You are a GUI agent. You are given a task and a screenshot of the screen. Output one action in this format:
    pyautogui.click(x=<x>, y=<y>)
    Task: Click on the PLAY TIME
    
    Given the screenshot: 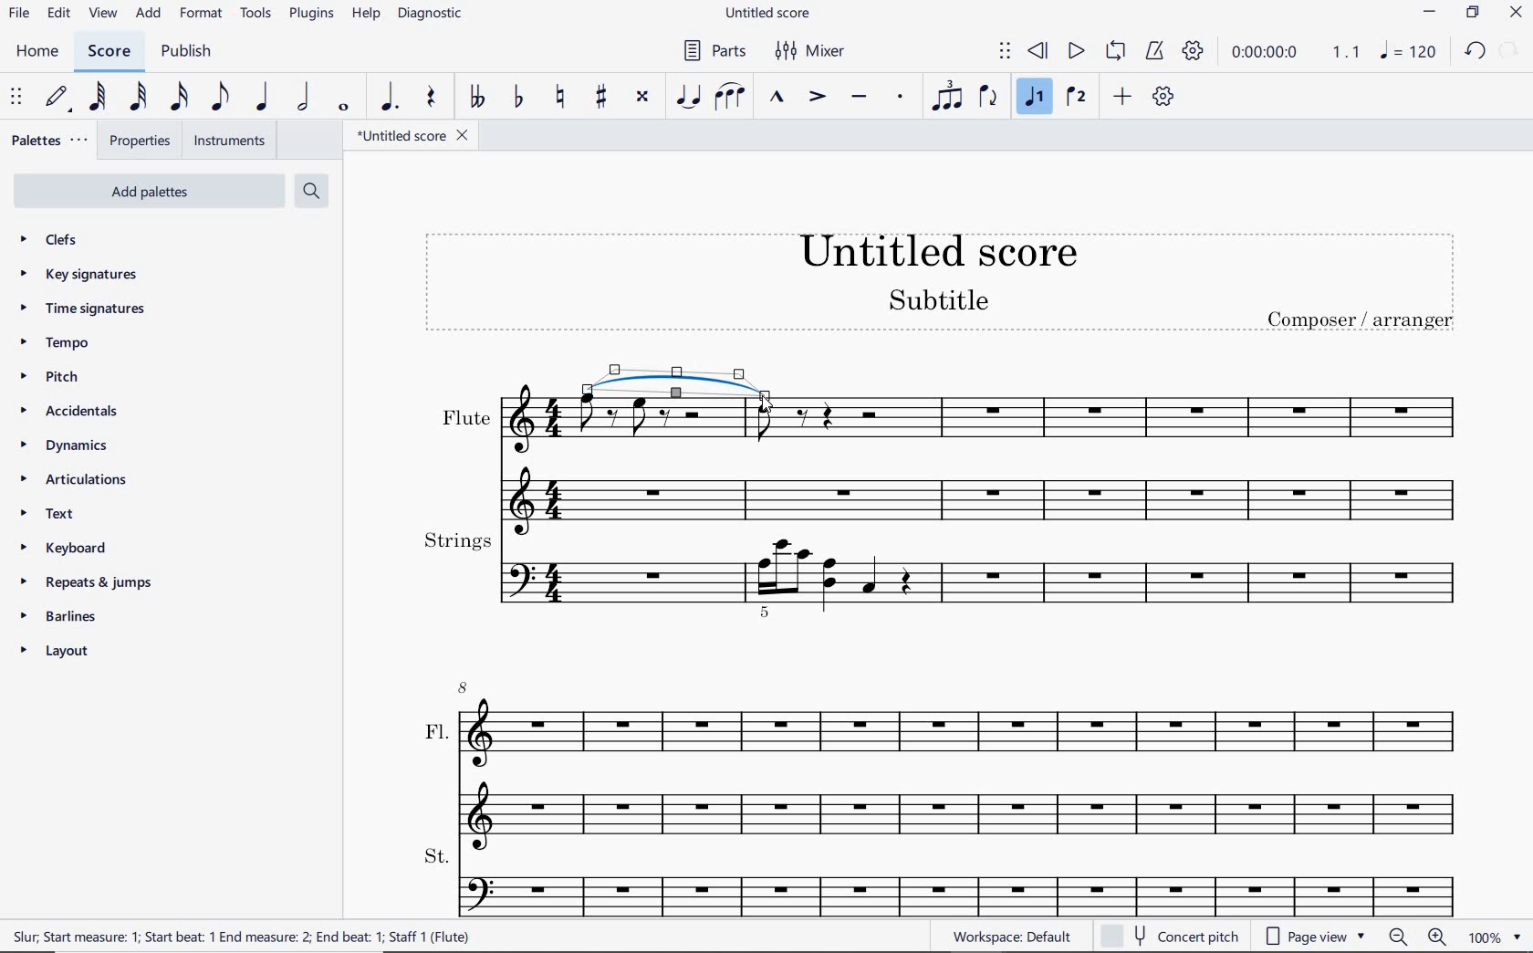 What is the action you would take?
    pyautogui.click(x=1298, y=55)
    